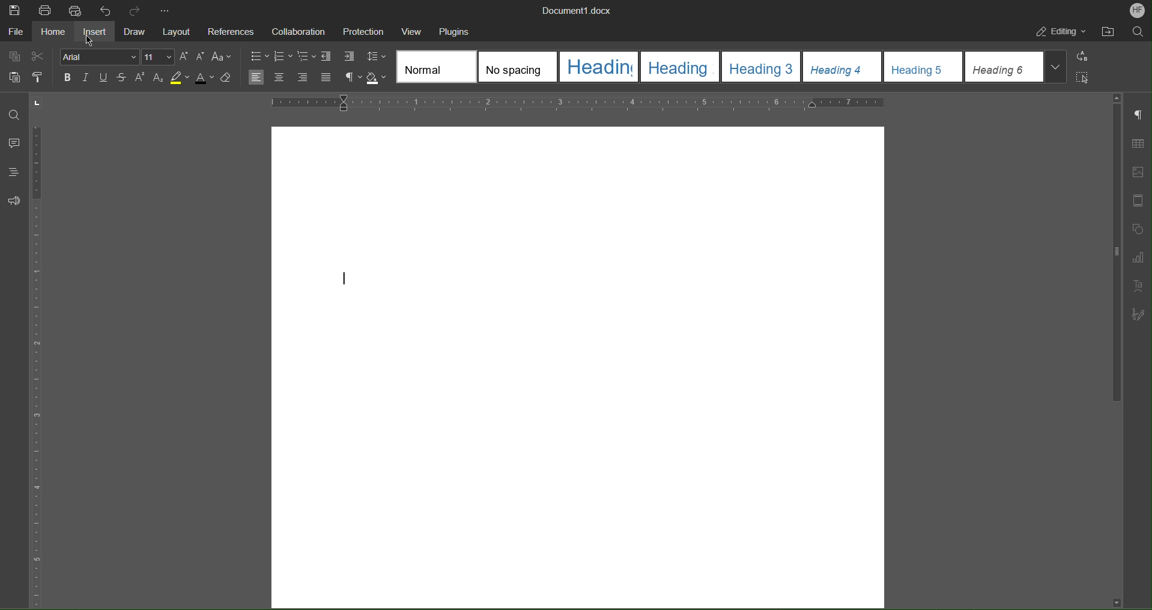 The image size is (1152, 610). Describe the element at coordinates (307, 56) in the screenshot. I see `Nested List` at that location.